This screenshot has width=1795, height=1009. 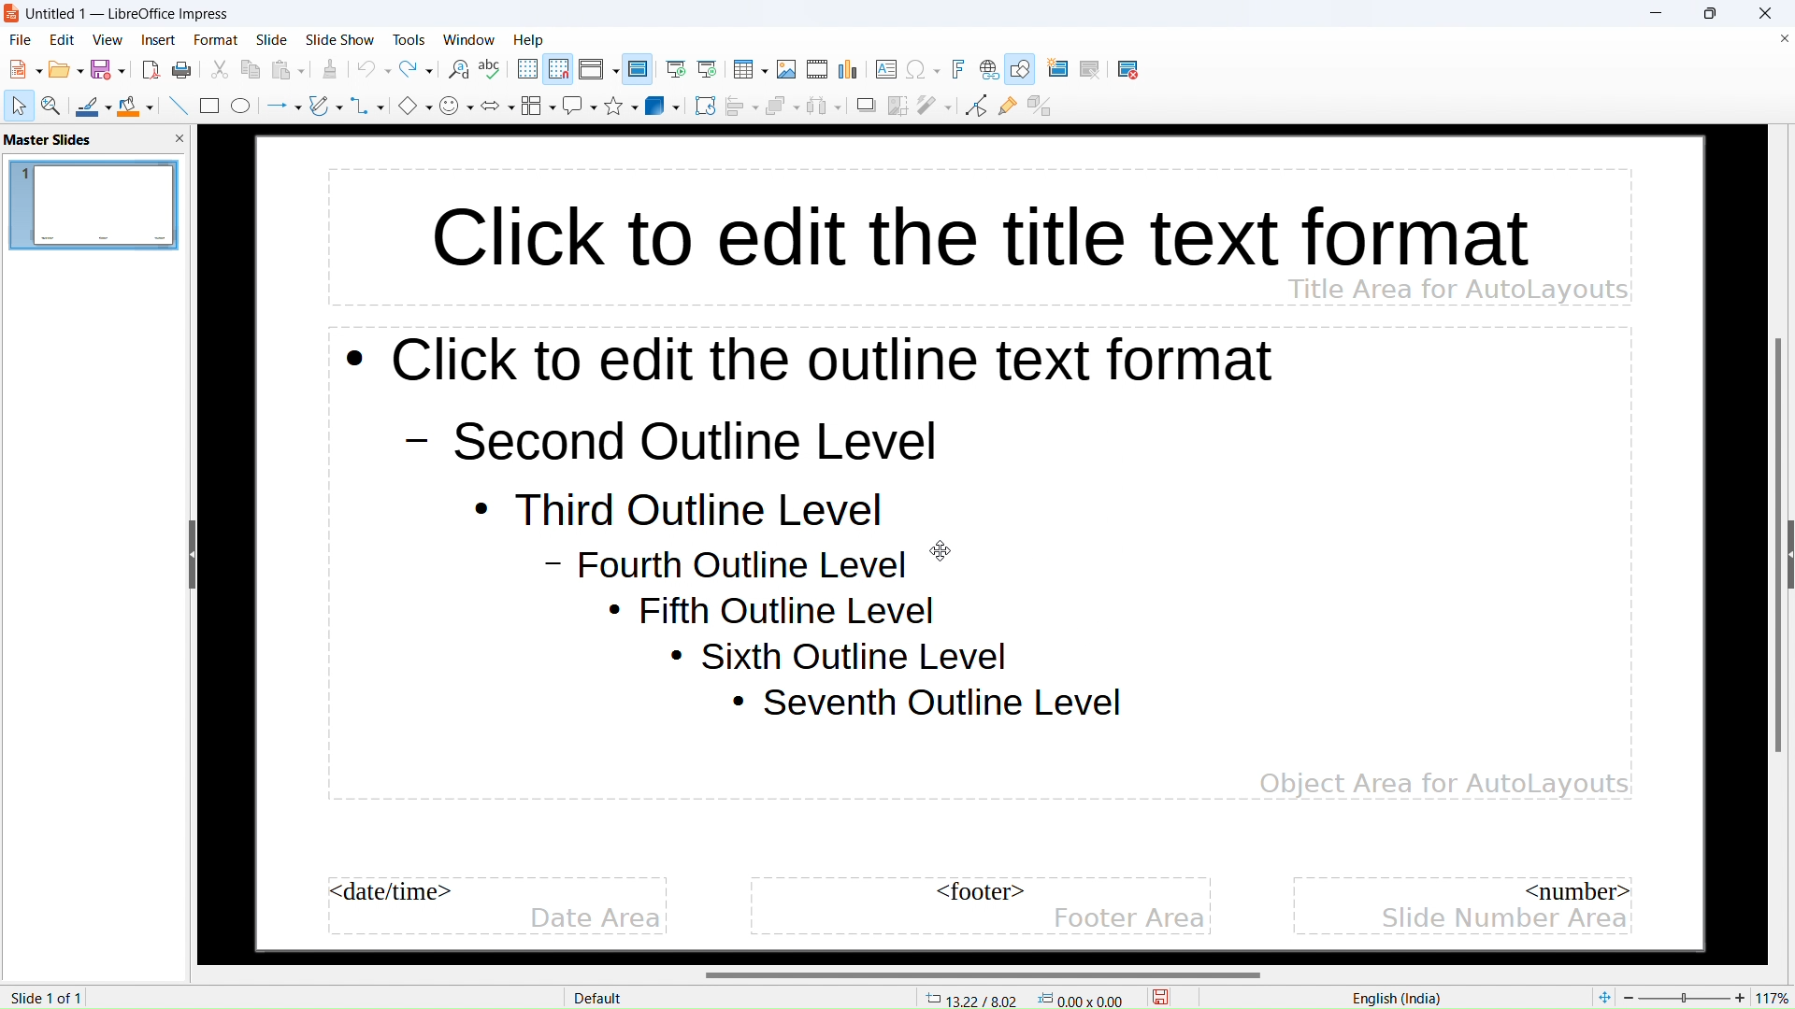 What do you see at coordinates (935, 105) in the screenshot?
I see `filter` at bounding box center [935, 105].